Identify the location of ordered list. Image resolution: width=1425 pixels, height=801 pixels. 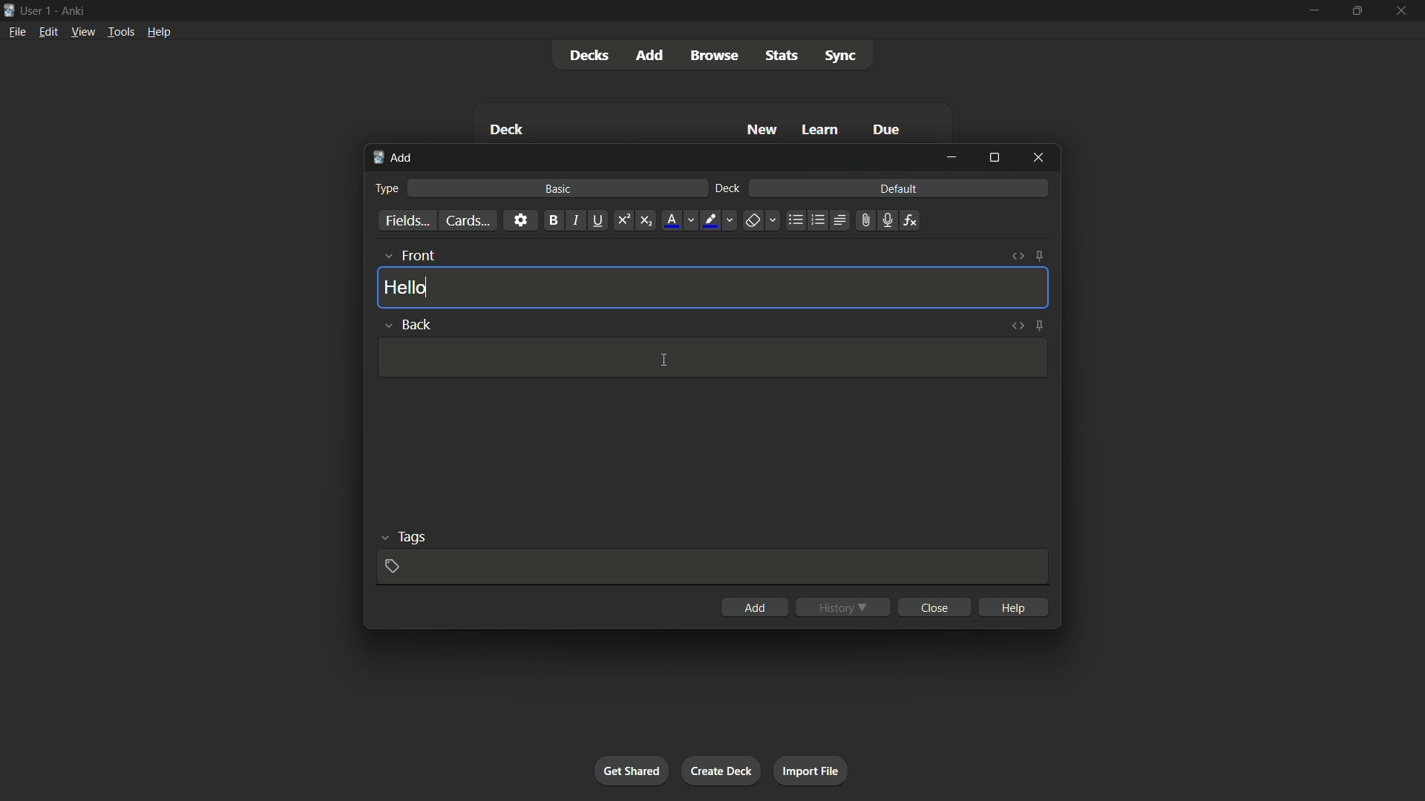
(819, 220).